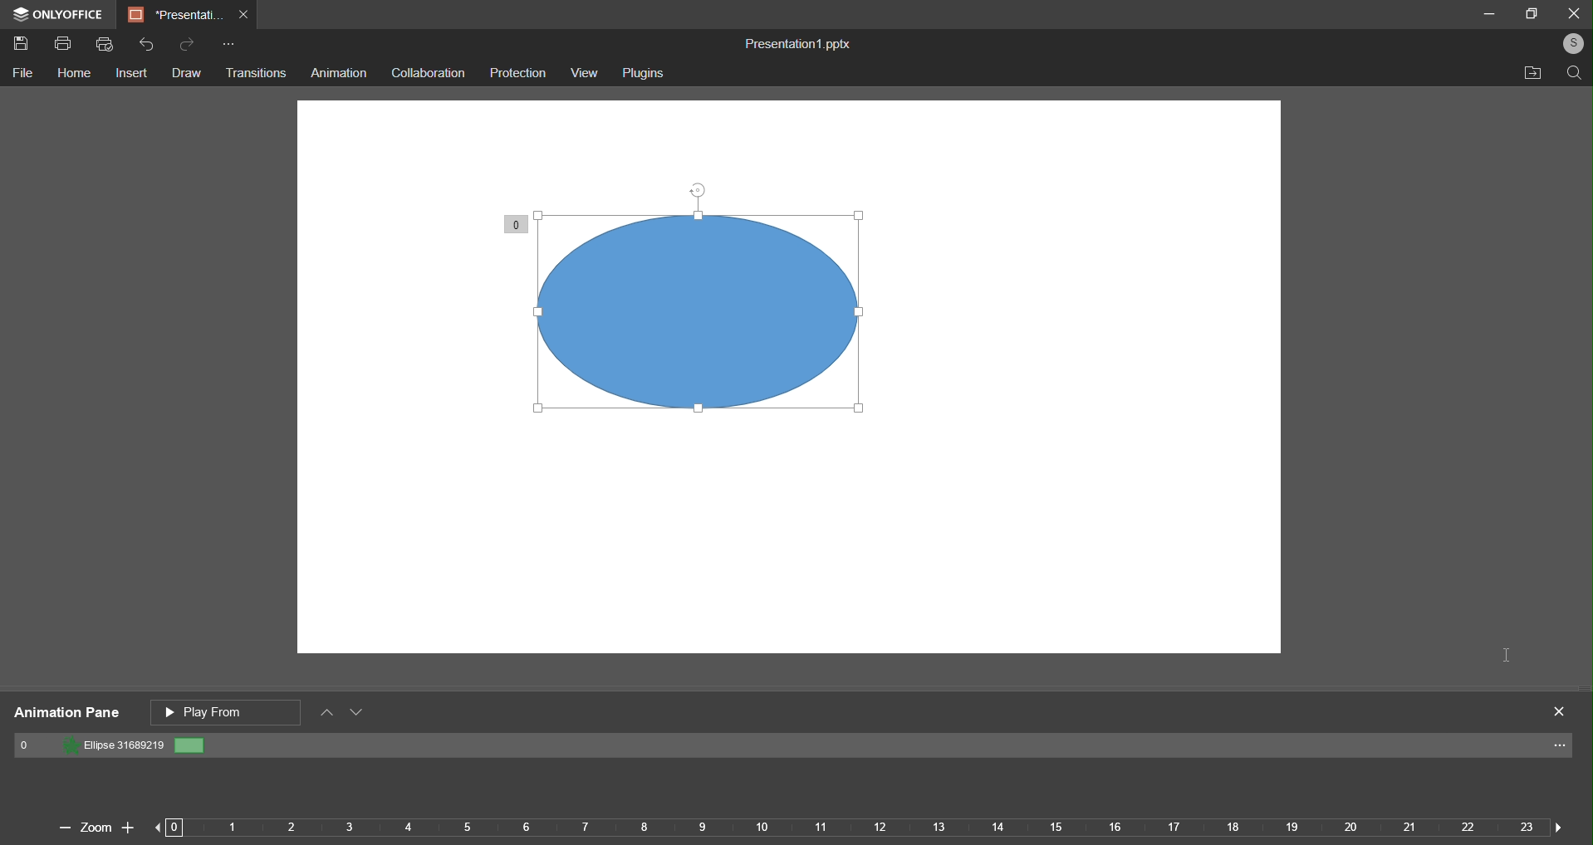 This screenshot has height=845, width=1593. What do you see at coordinates (108, 45) in the screenshot?
I see `Quick Print` at bounding box center [108, 45].